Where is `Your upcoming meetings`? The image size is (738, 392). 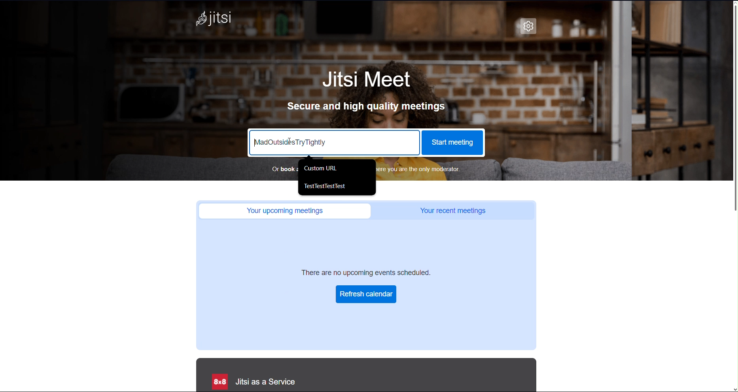
Your upcoming meetings is located at coordinates (281, 211).